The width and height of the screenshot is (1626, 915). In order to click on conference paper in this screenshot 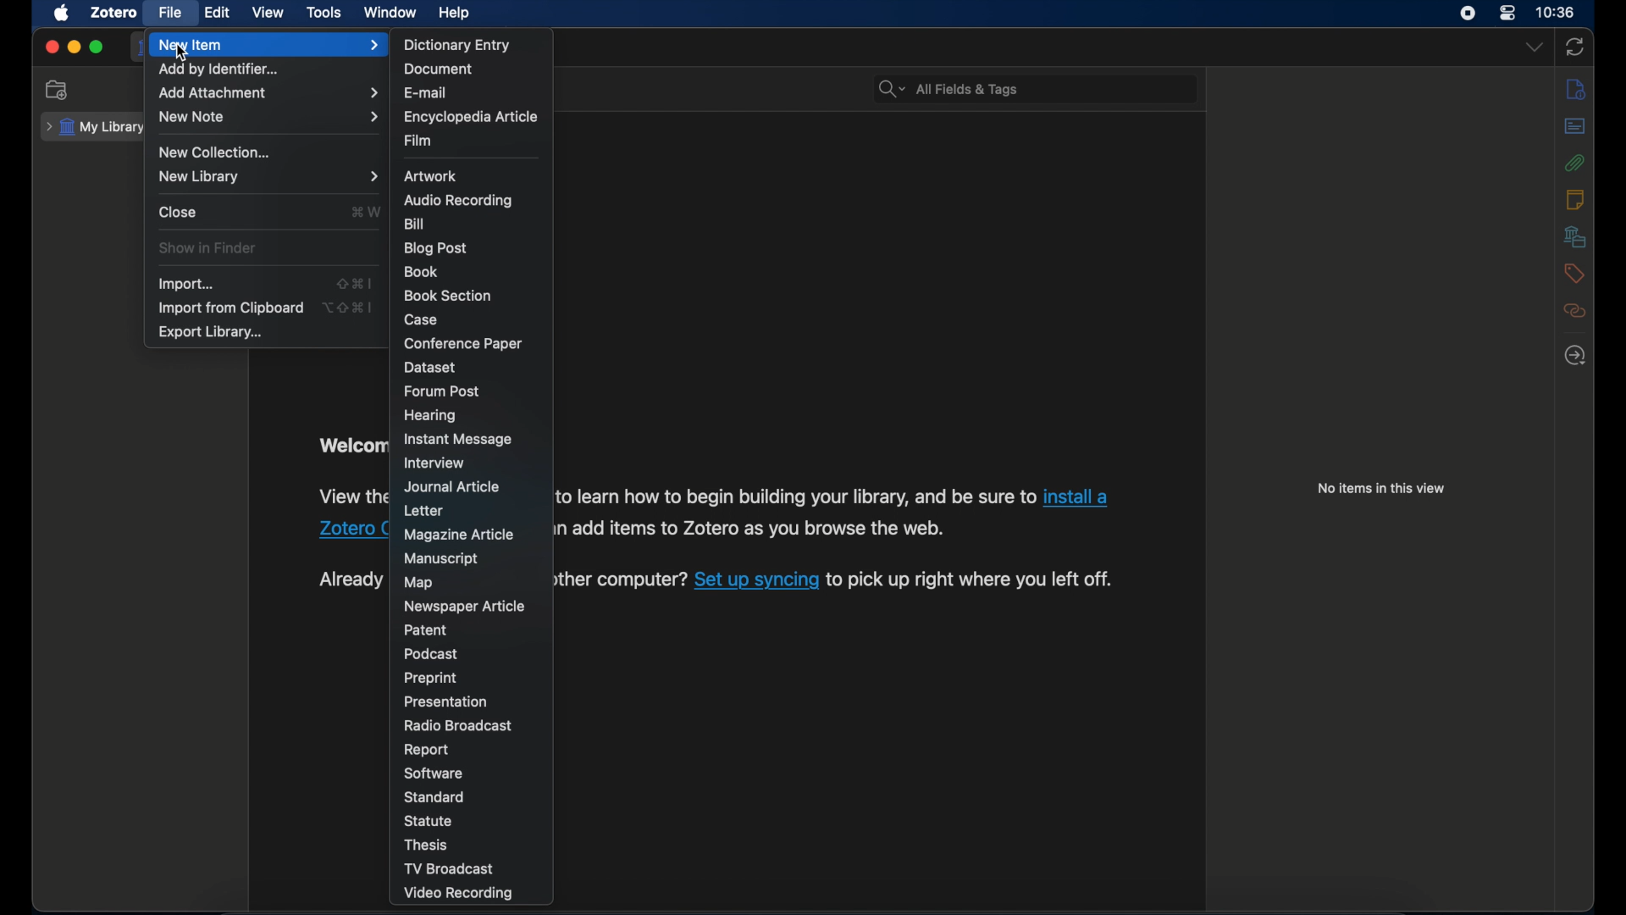, I will do `click(462, 343)`.